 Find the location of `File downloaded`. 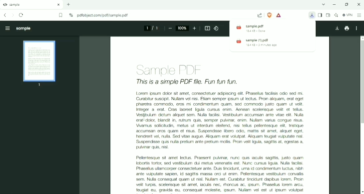

File downloaded is located at coordinates (312, 15).